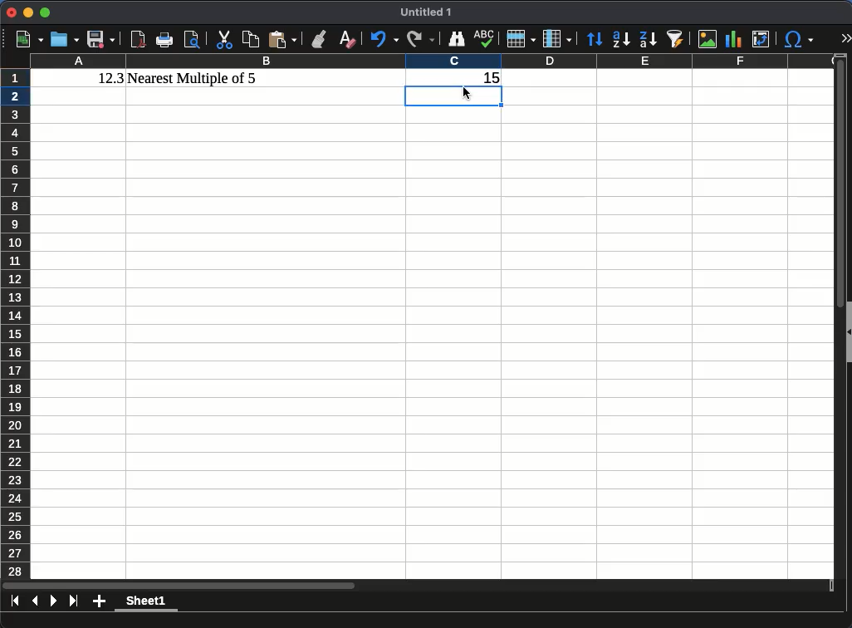 The image size is (852, 628). I want to click on chart, so click(732, 39).